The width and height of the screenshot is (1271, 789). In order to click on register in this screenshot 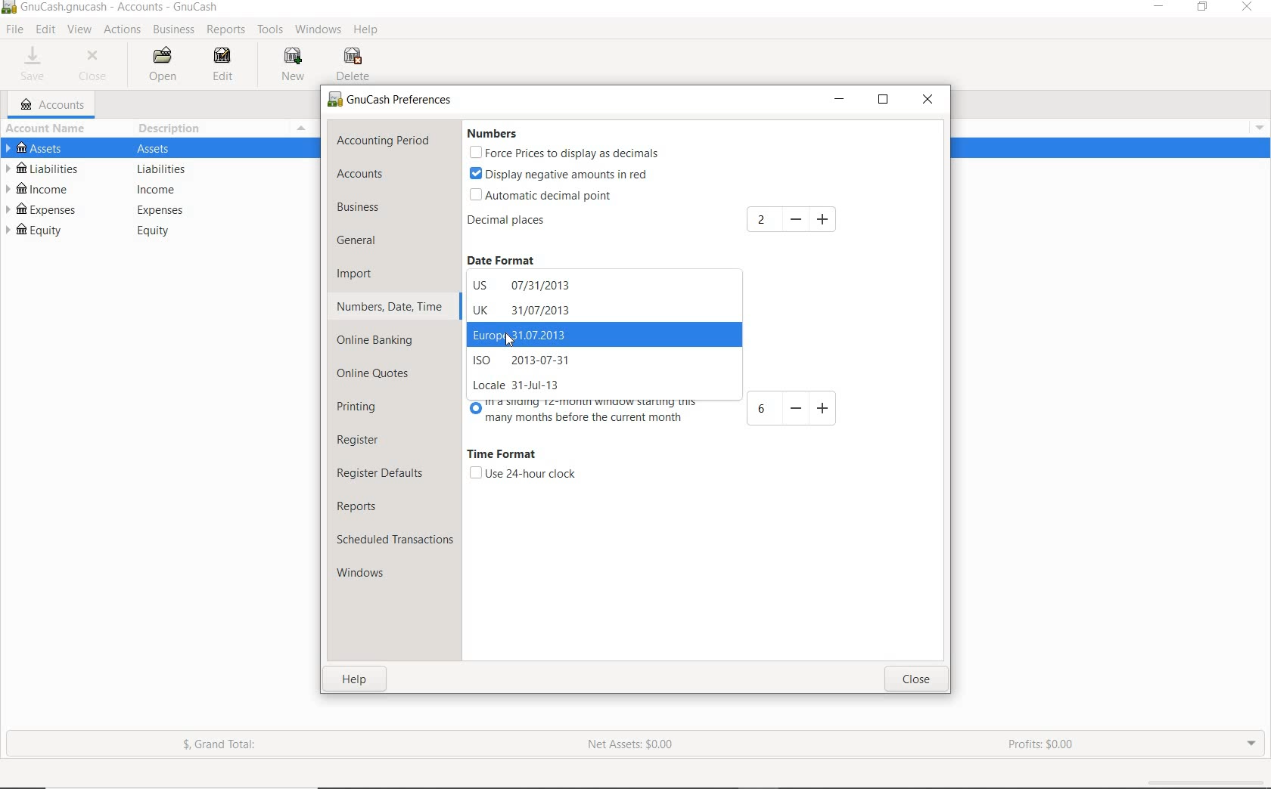, I will do `click(359, 441)`.